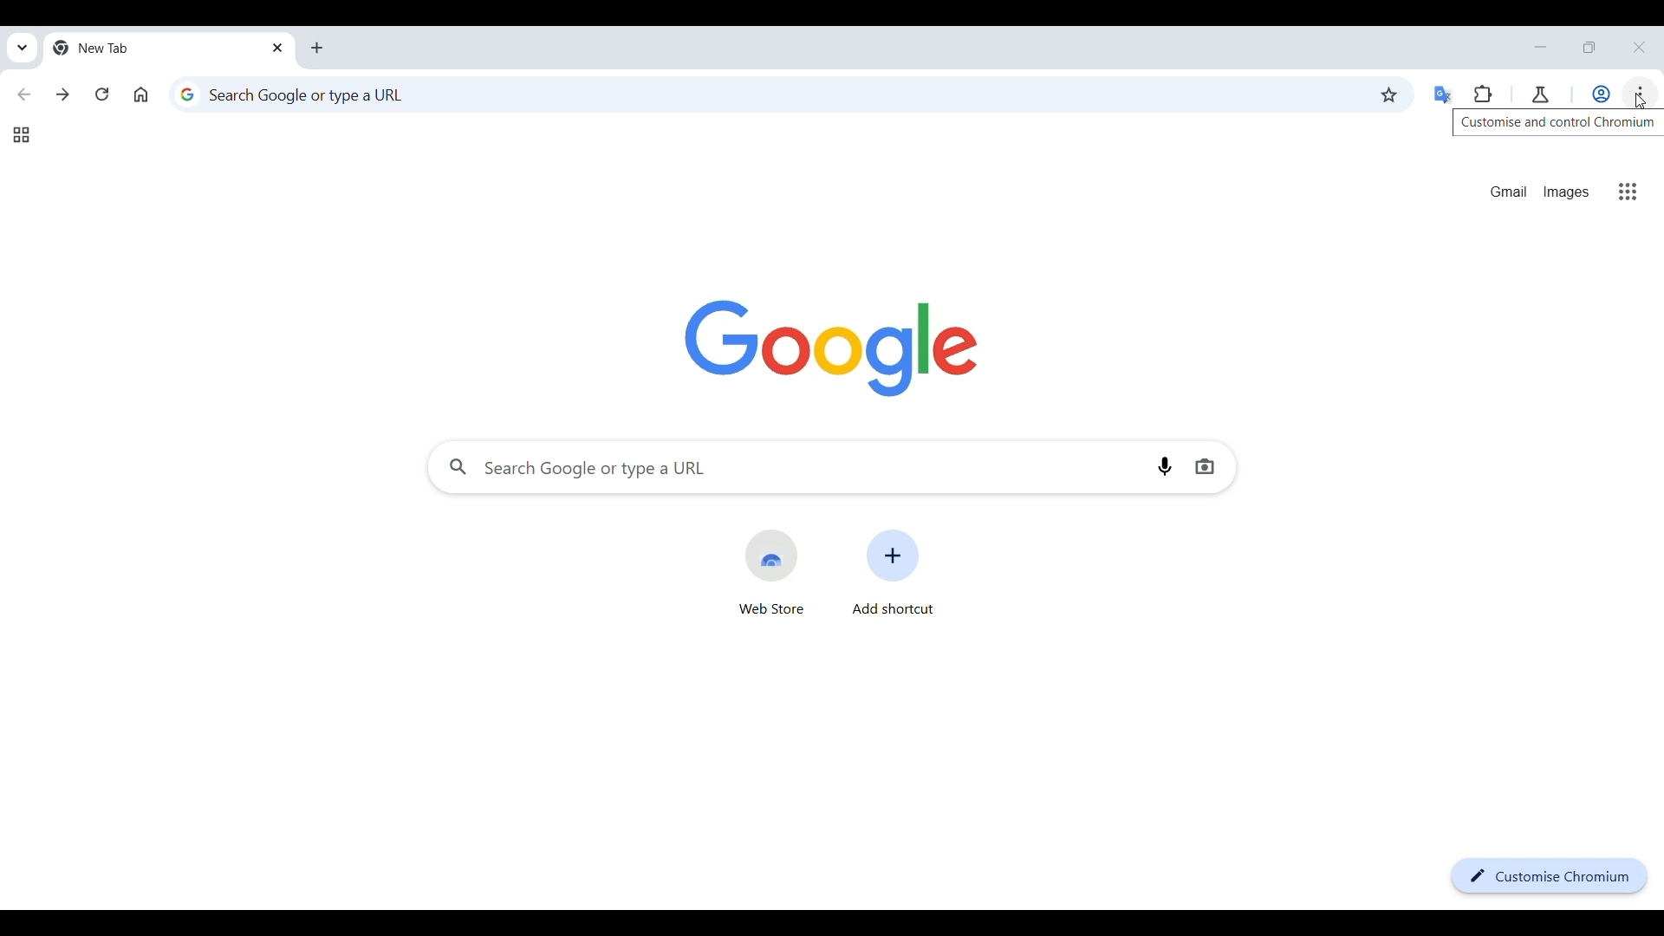 This screenshot has width=1664, height=936. What do you see at coordinates (21, 135) in the screenshot?
I see `Tab groups` at bounding box center [21, 135].